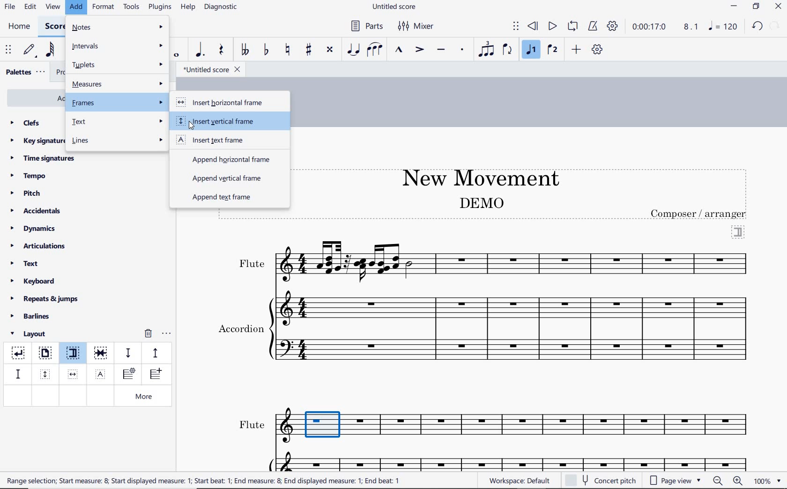  Describe the element at coordinates (19, 351) in the screenshot. I see `system break` at that location.